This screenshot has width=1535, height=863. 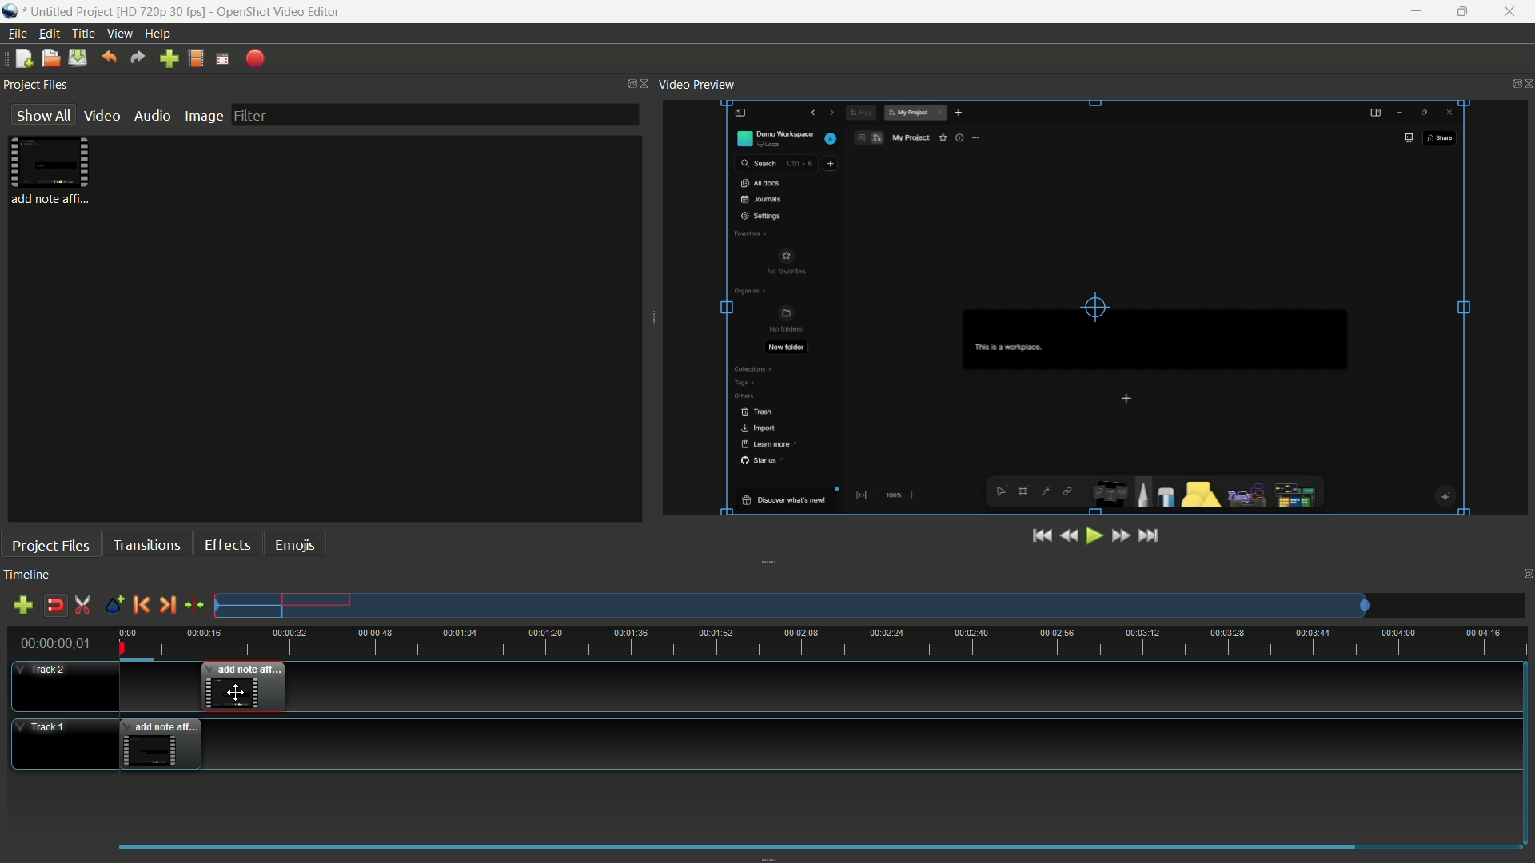 What do you see at coordinates (22, 604) in the screenshot?
I see `add track` at bounding box center [22, 604].